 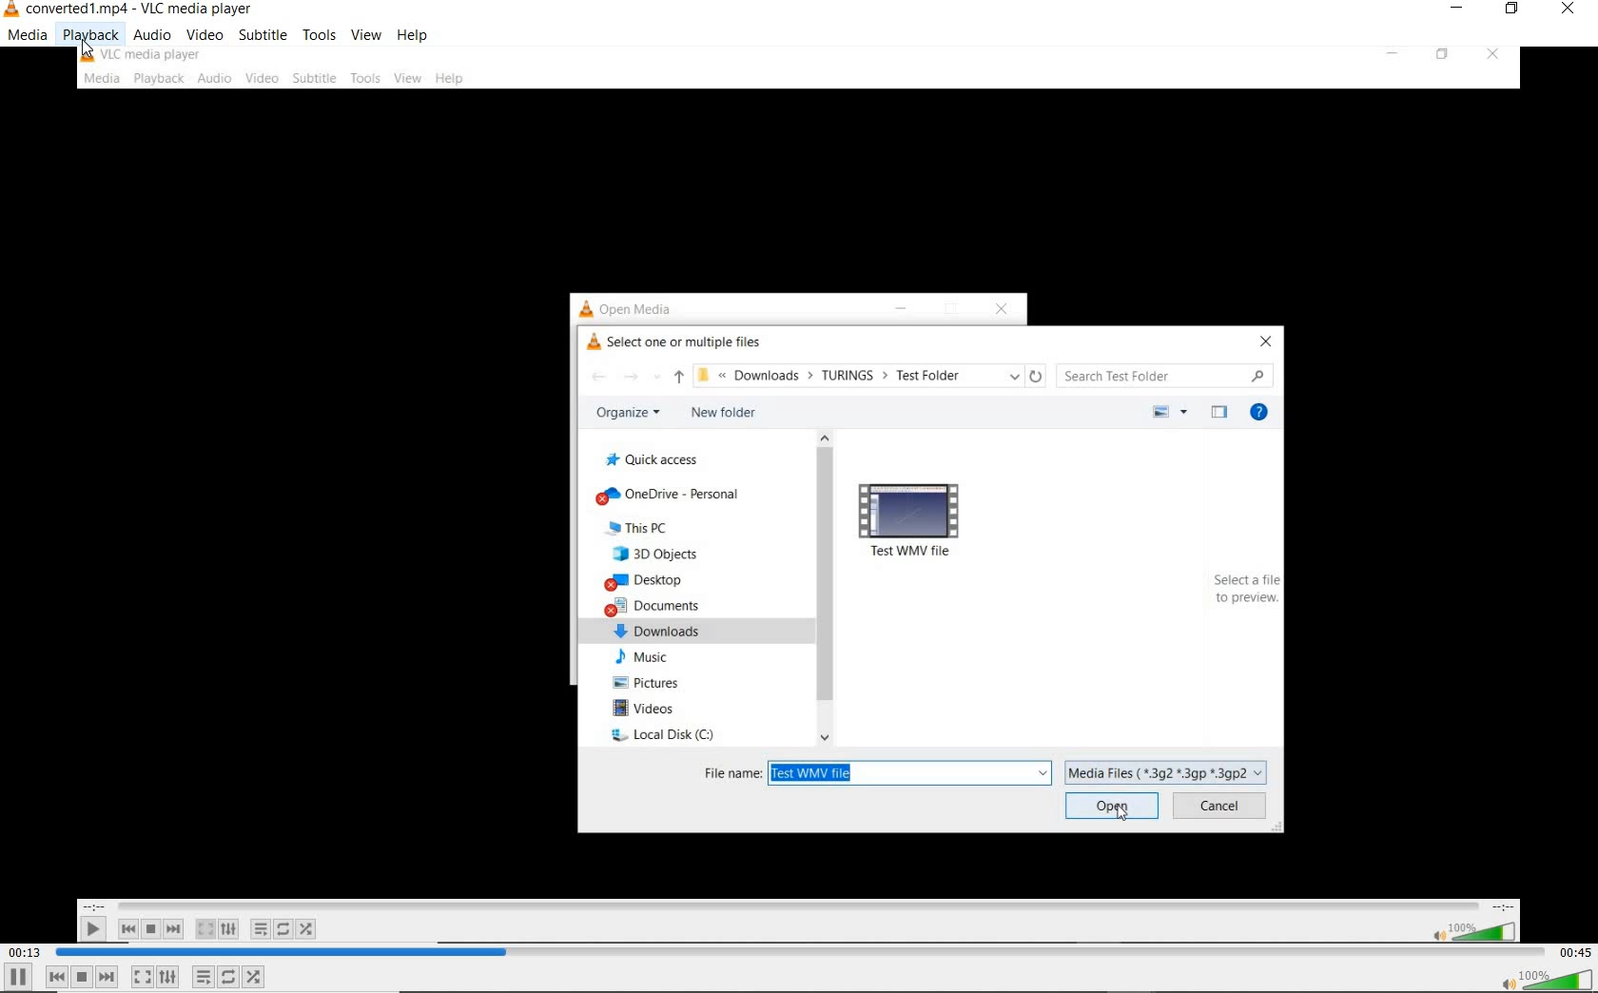 I want to click on next media, so click(x=107, y=977).